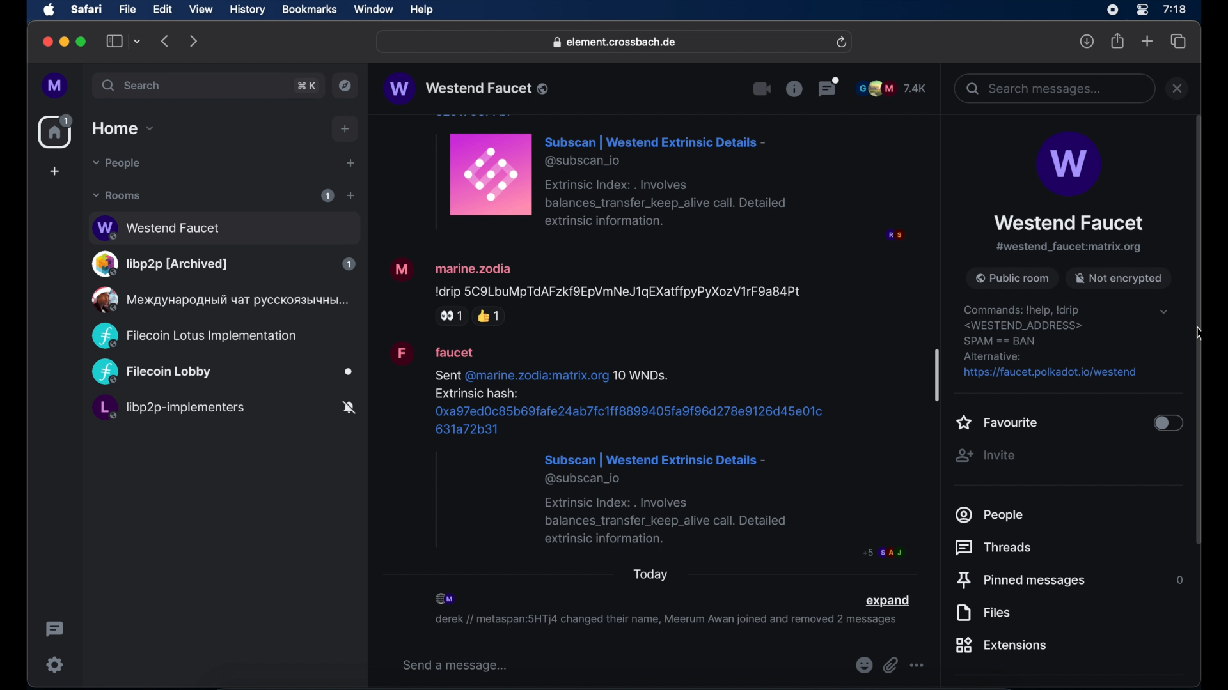 This screenshot has height=690, width=1228. What do you see at coordinates (1199, 330) in the screenshot?
I see `scroll bar` at bounding box center [1199, 330].